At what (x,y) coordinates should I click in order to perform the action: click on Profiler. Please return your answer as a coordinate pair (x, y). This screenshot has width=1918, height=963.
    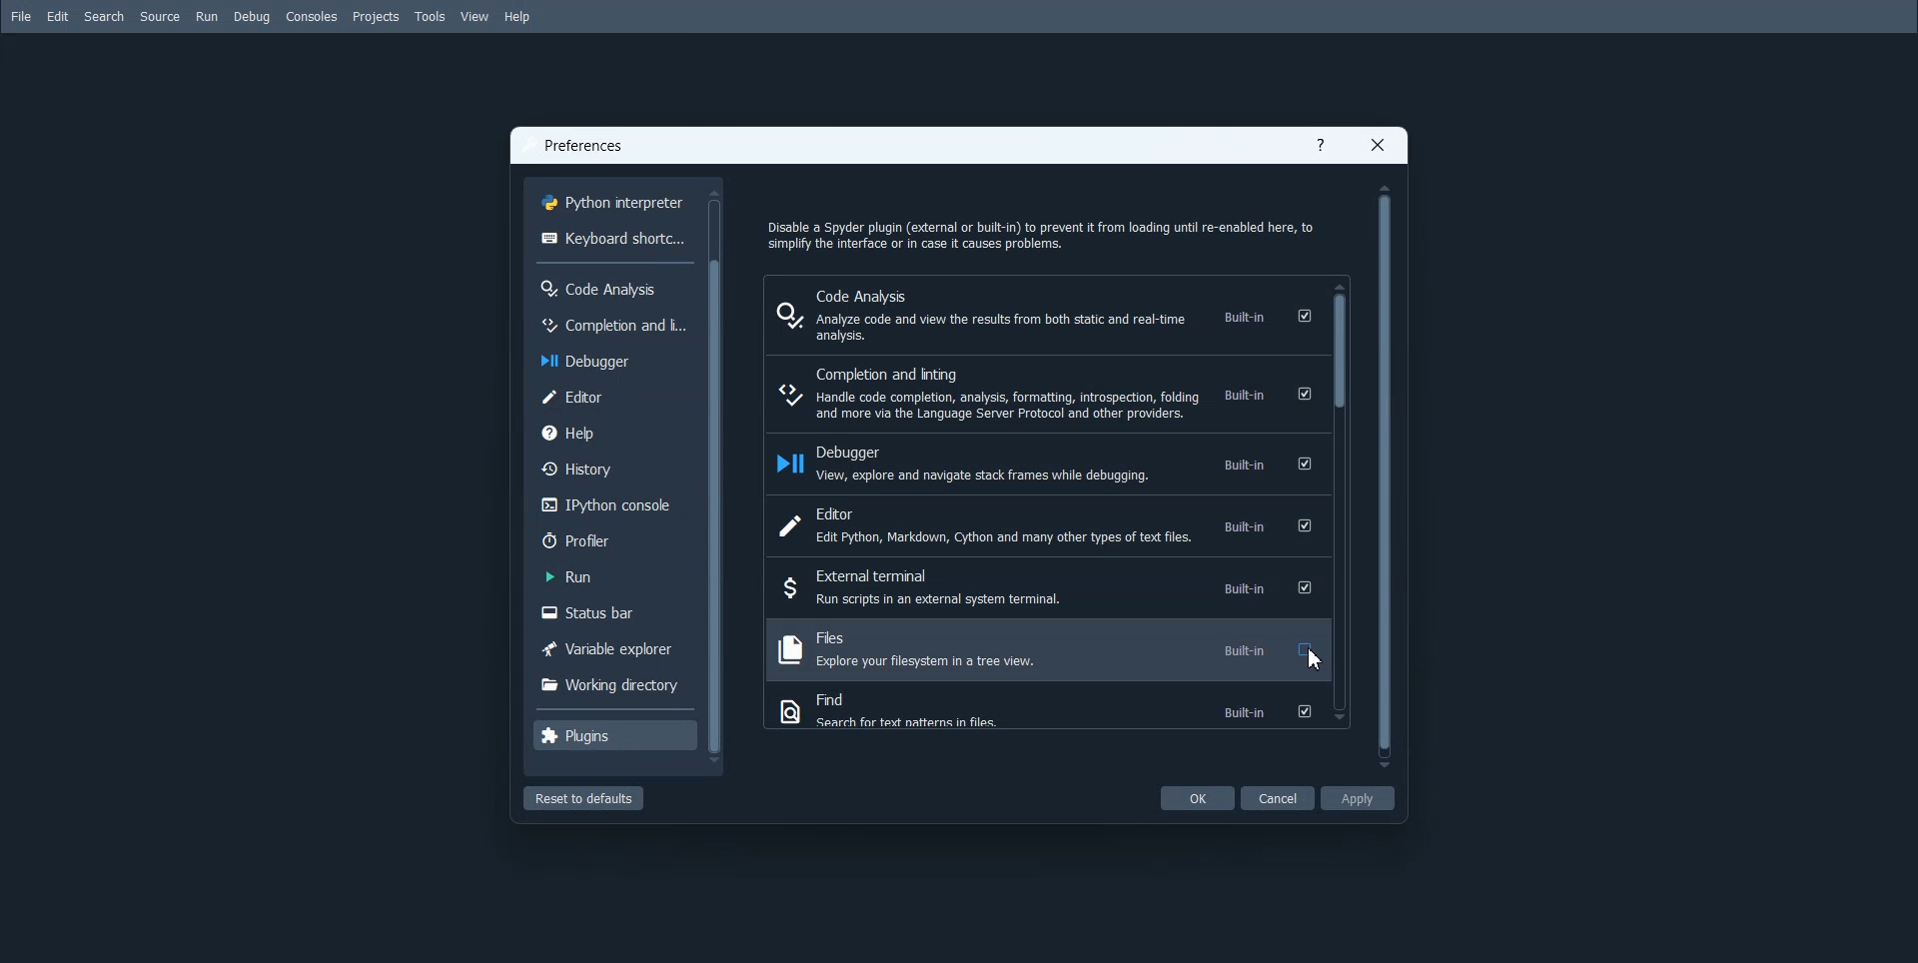
    Looking at the image, I should click on (613, 539).